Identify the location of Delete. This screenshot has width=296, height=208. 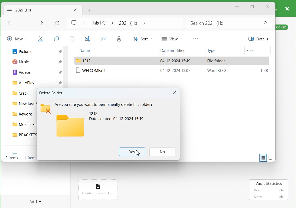
(119, 39).